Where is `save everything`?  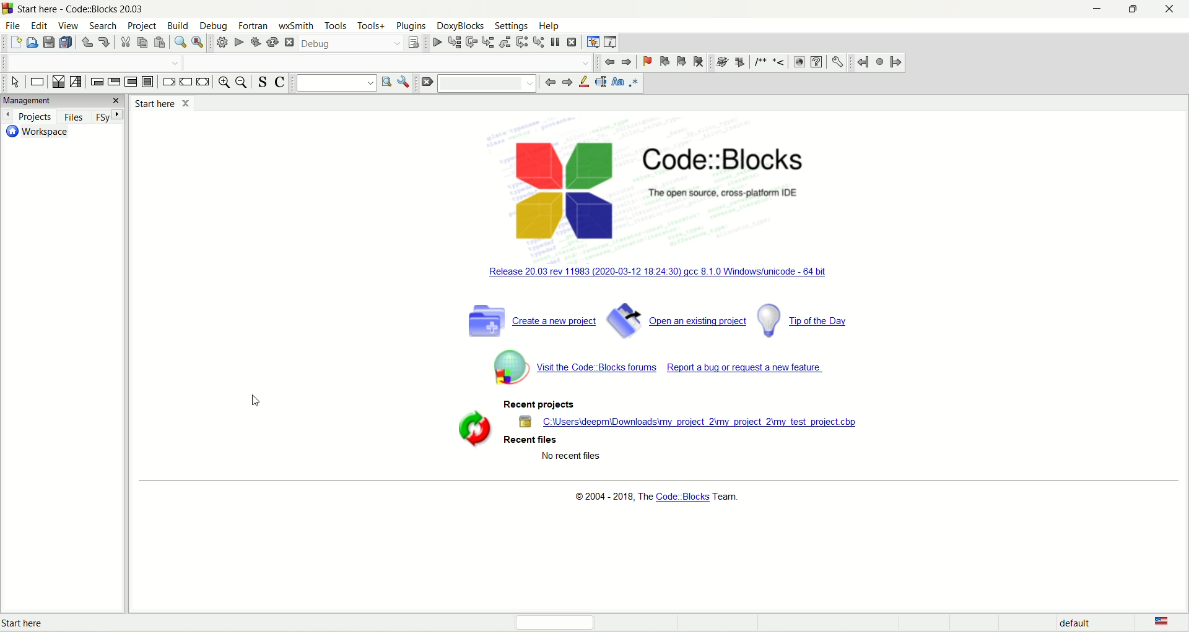
save everything is located at coordinates (65, 43).